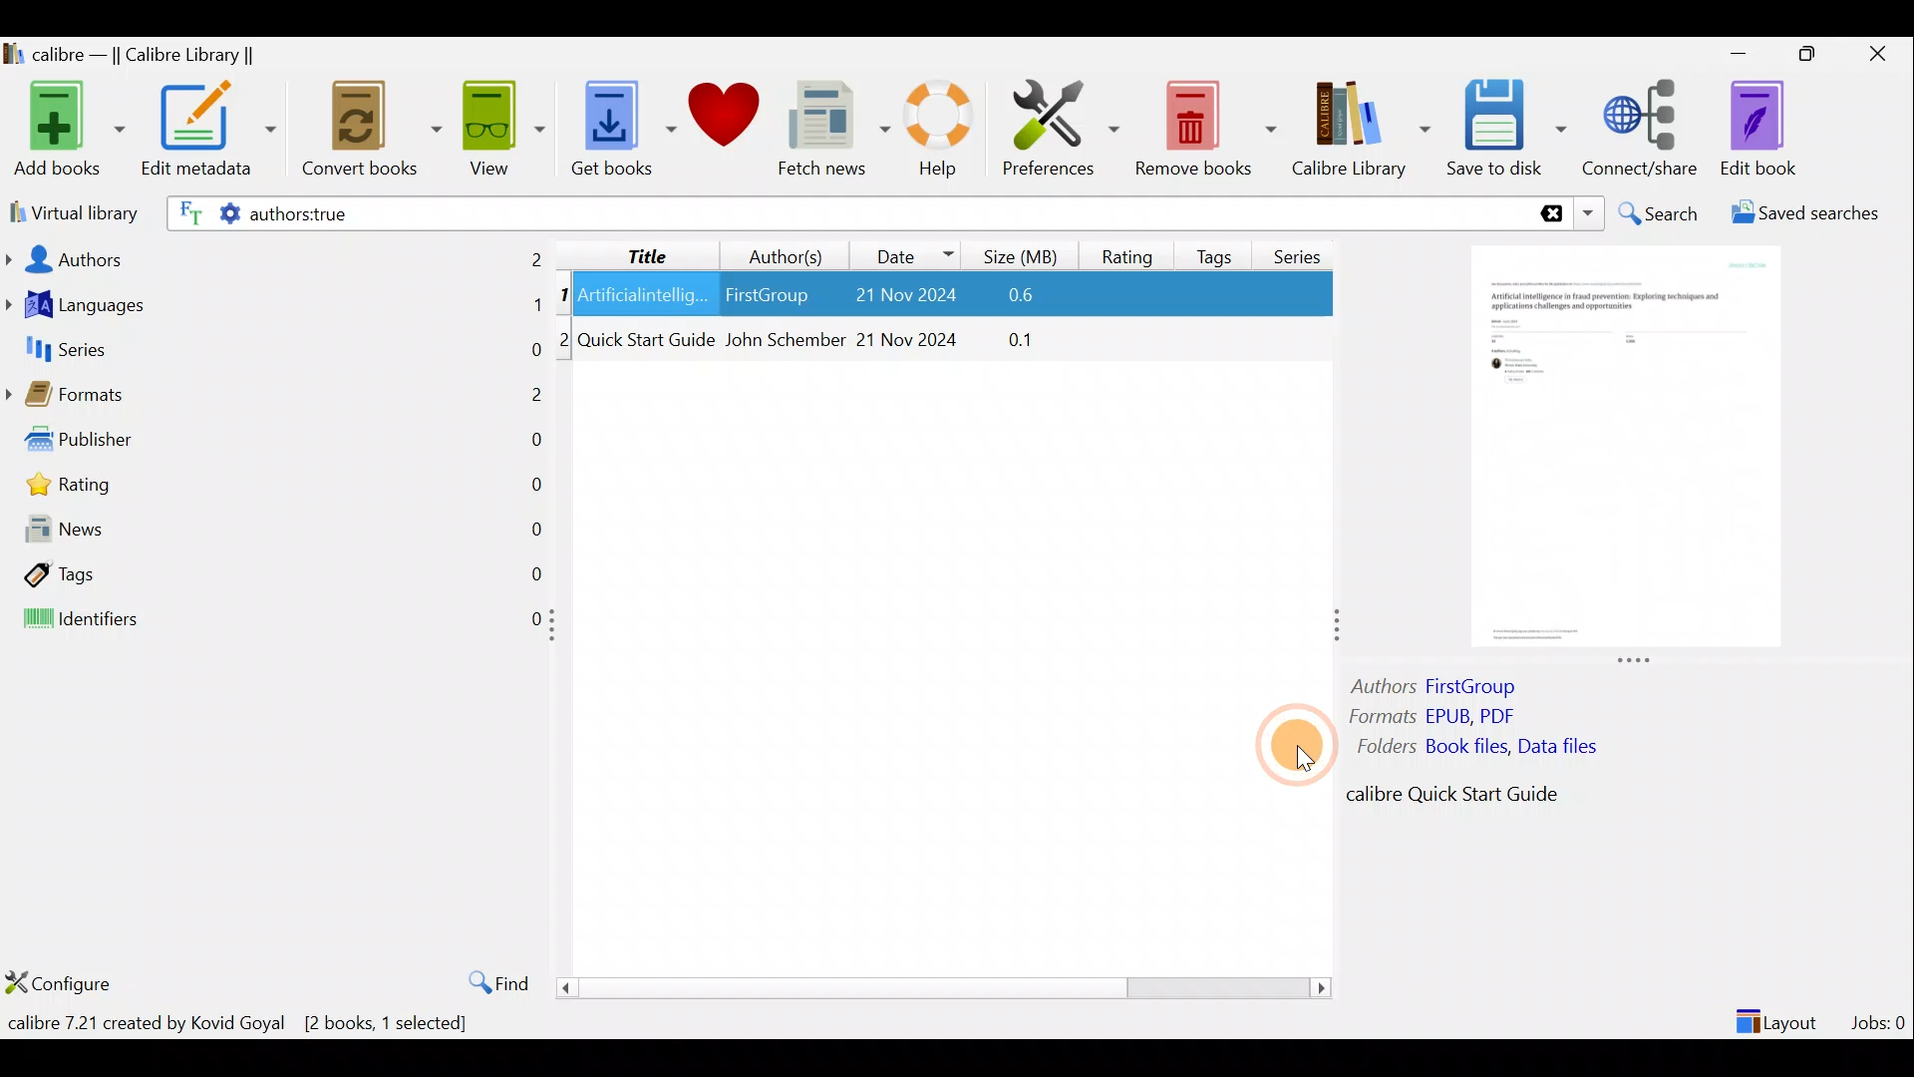 The height and width of the screenshot is (1077, 1914). I want to click on Rating, so click(282, 490).